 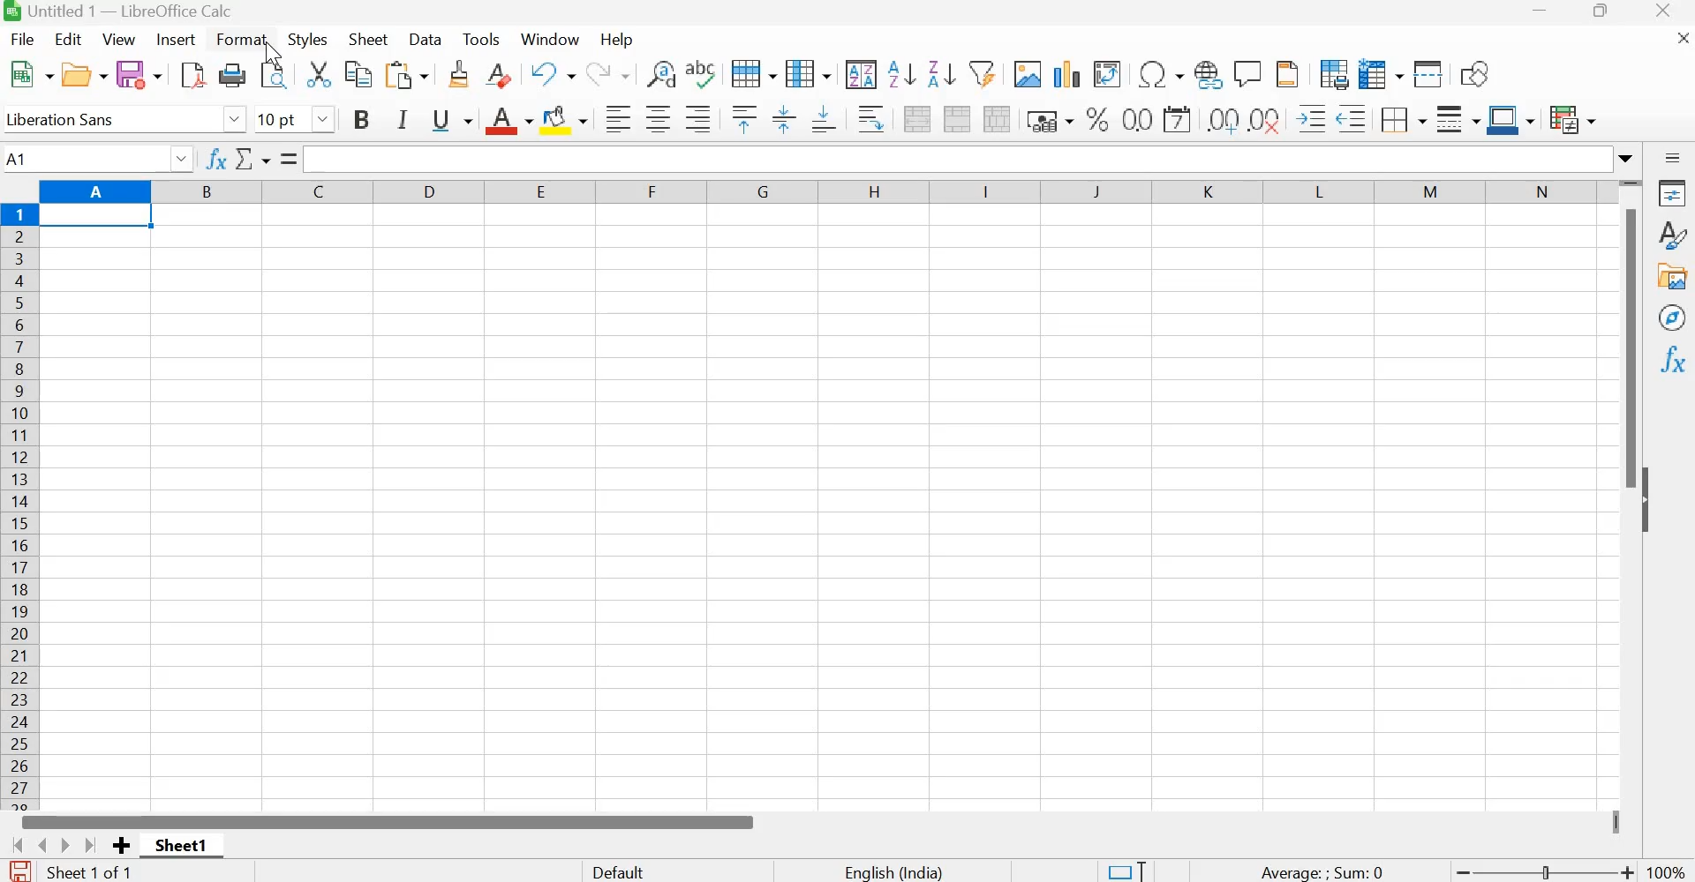 I want to click on Zoom in, so click(x=1630, y=871).